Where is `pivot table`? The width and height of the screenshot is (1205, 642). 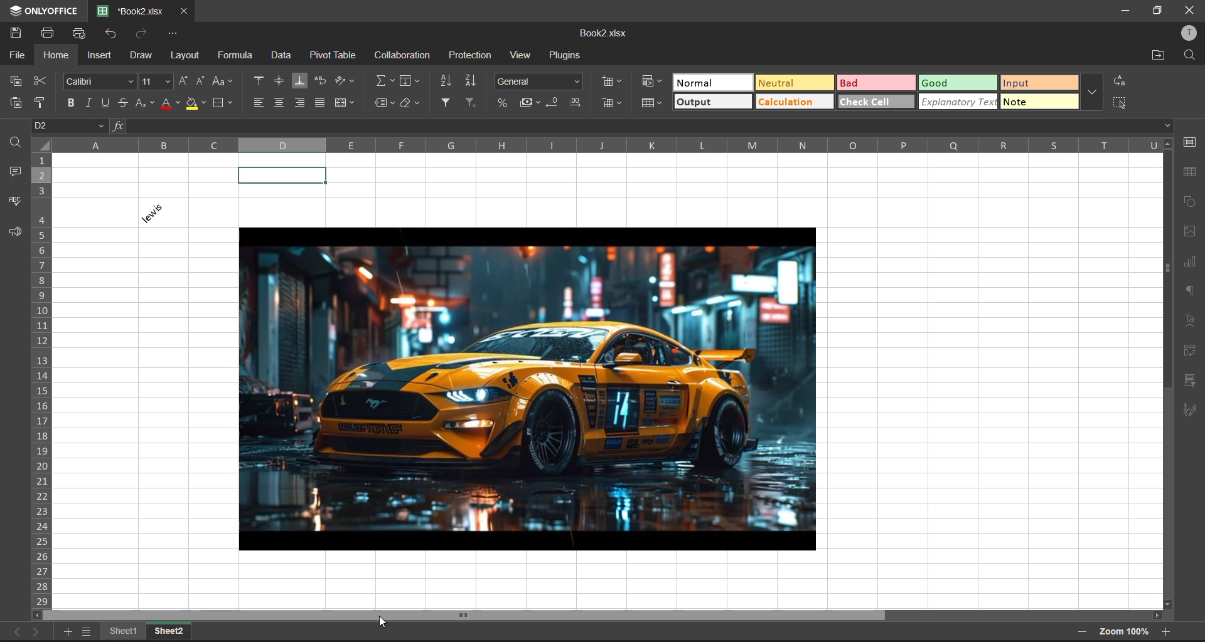
pivot table is located at coordinates (1191, 352).